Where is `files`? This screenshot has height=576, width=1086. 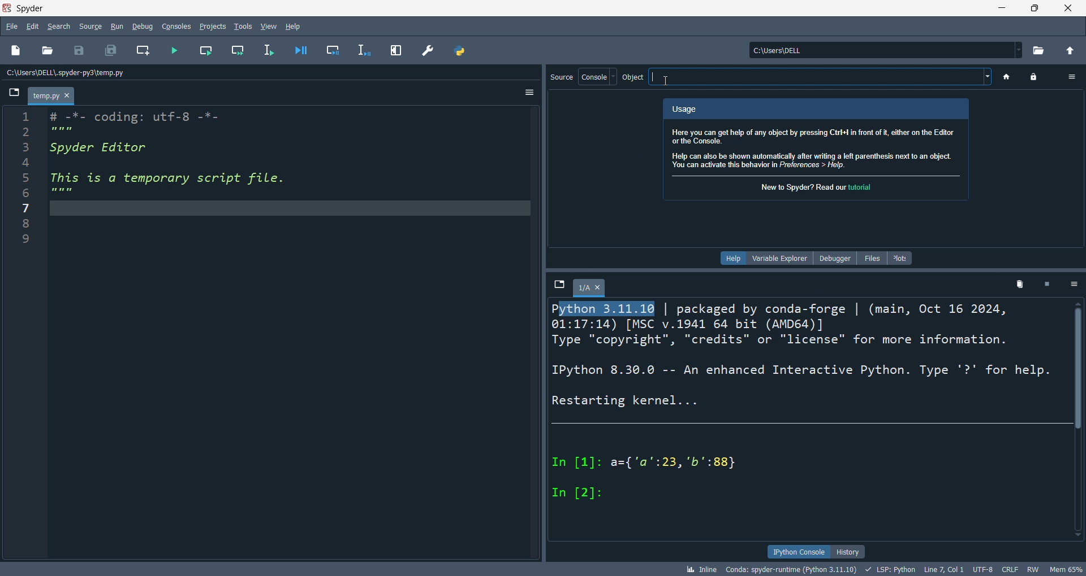
files is located at coordinates (869, 257).